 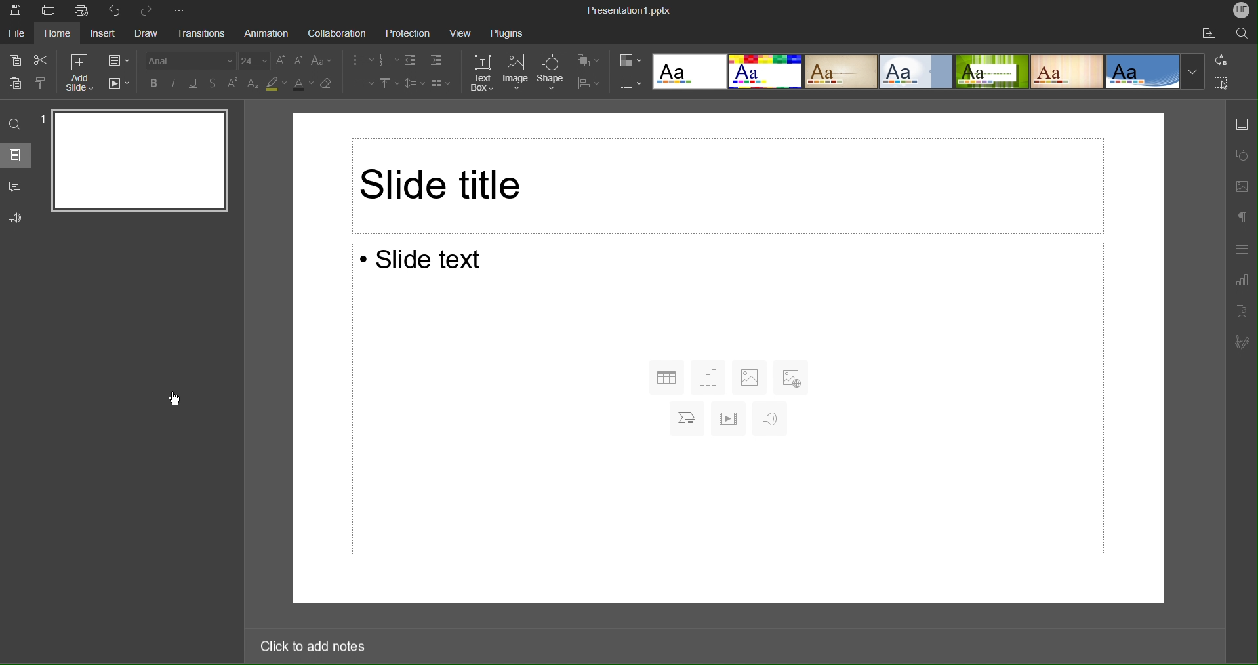 What do you see at coordinates (931, 71) in the screenshot?
I see `Templates` at bounding box center [931, 71].